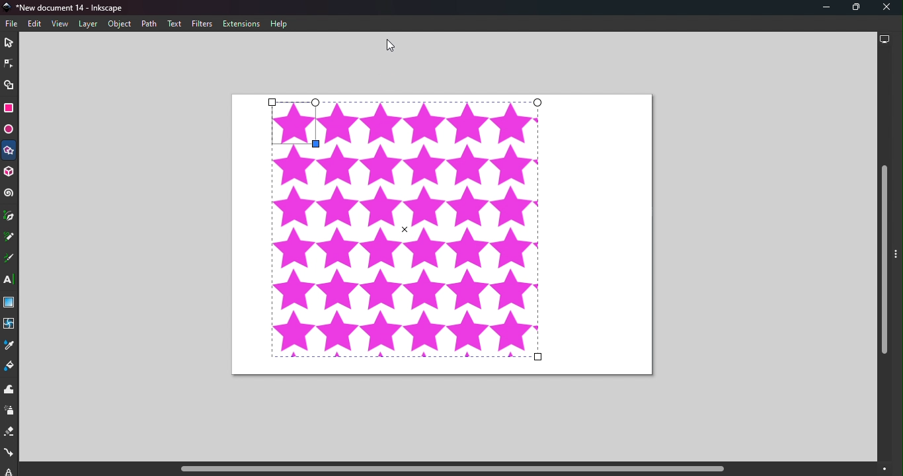  Describe the element at coordinates (887, 8) in the screenshot. I see `Close` at that location.